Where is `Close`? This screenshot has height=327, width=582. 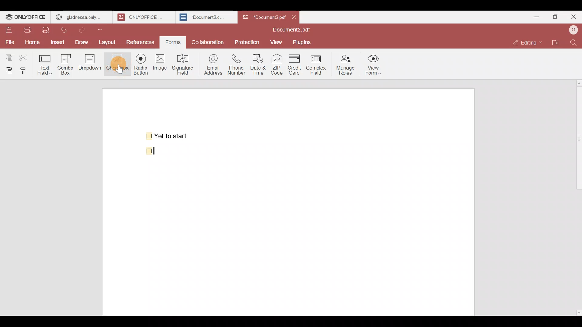 Close is located at coordinates (573, 18).